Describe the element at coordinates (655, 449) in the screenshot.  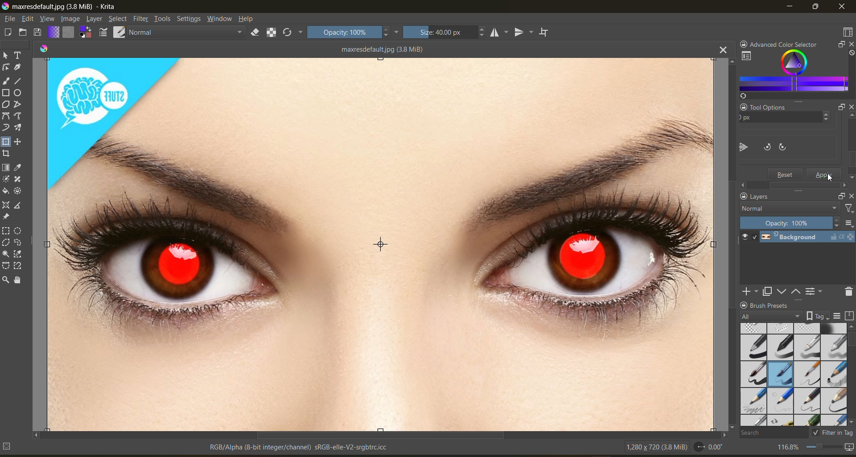
I see `image metadata` at that location.